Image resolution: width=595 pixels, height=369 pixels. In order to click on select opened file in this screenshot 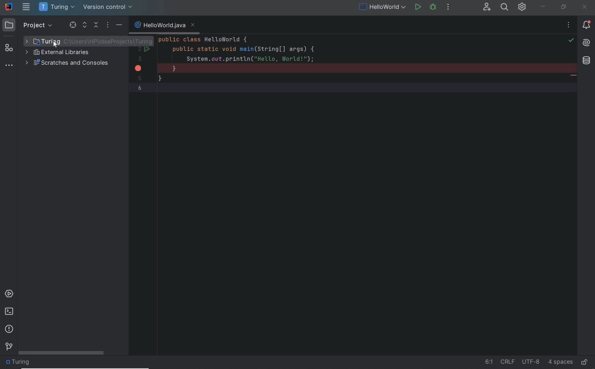, I will do `click(73, 25)`.